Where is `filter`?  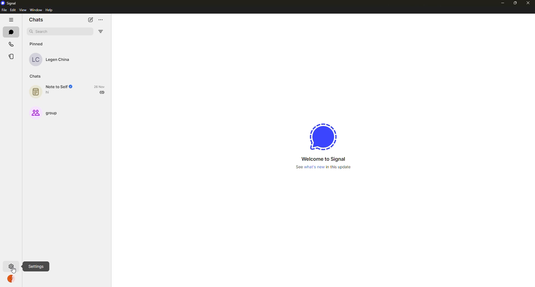 filter is located at coordinates (101, 31).